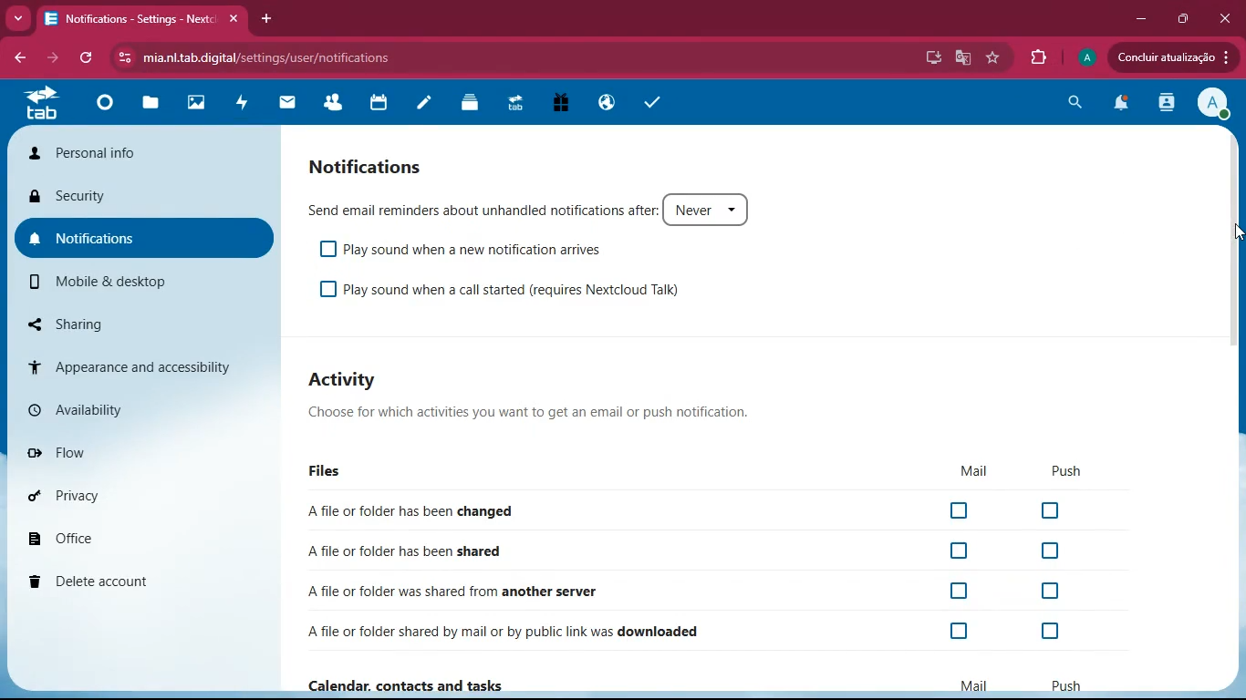 Image resolution: width=1246 pixels, height=700 pixels. What do you see at coordinates (429, 105) in the screenshot?
I see `notes` at bounding box center [429, 105].